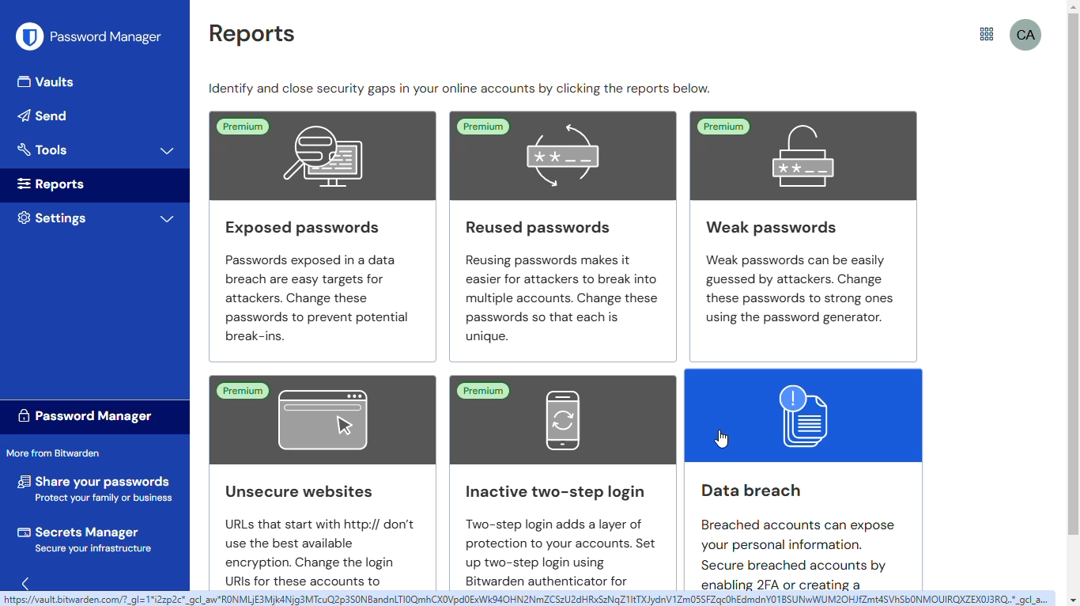  What do you see at coordinates (563, 154) in the screenshot?
I see `reused passwords` at bounding box center [563, 154].